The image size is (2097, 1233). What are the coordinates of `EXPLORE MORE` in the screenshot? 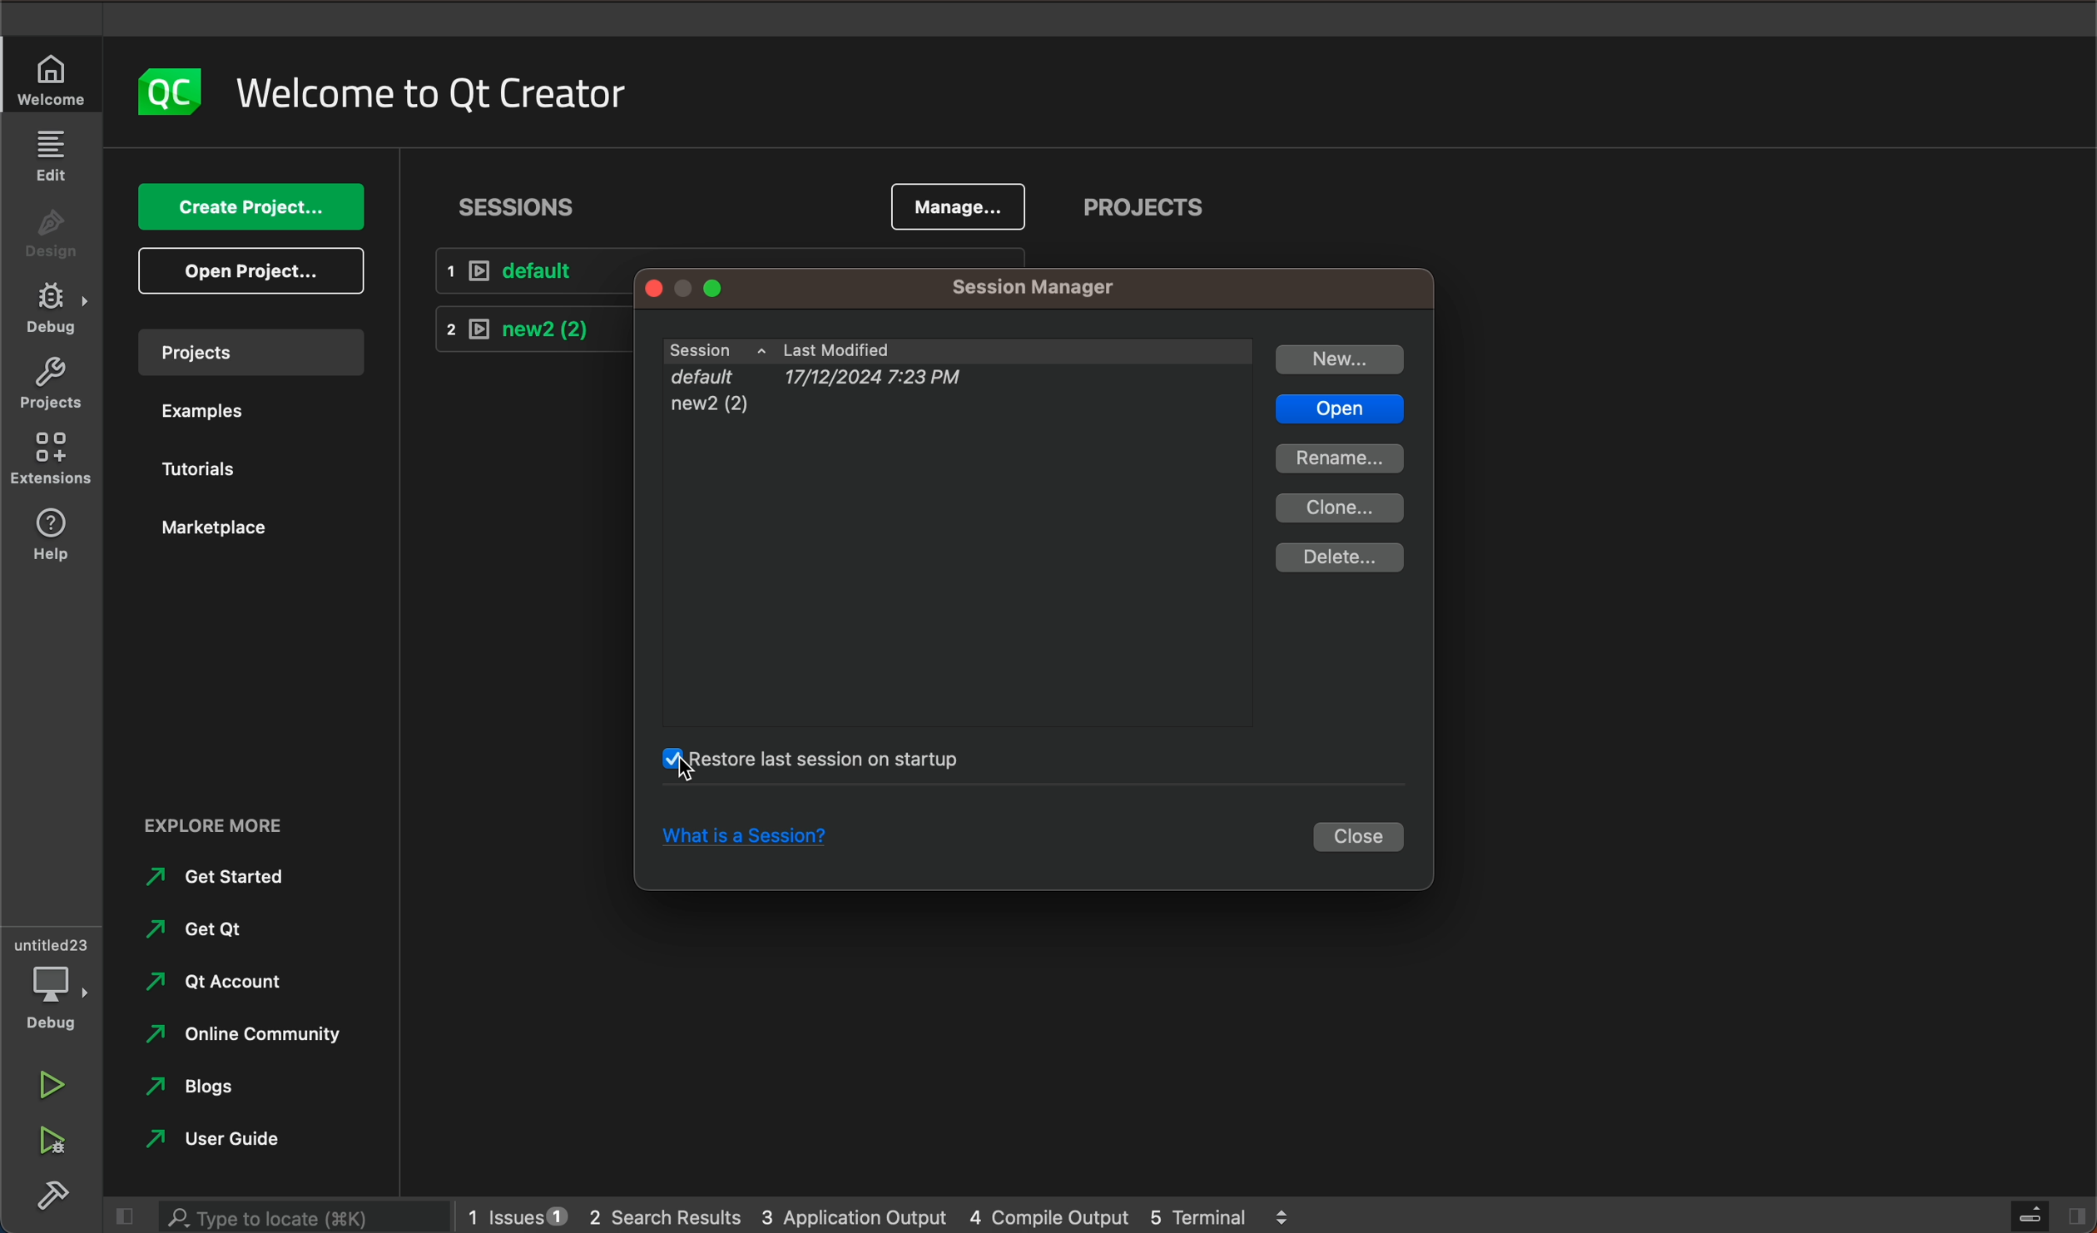 It's located at (220, 825).